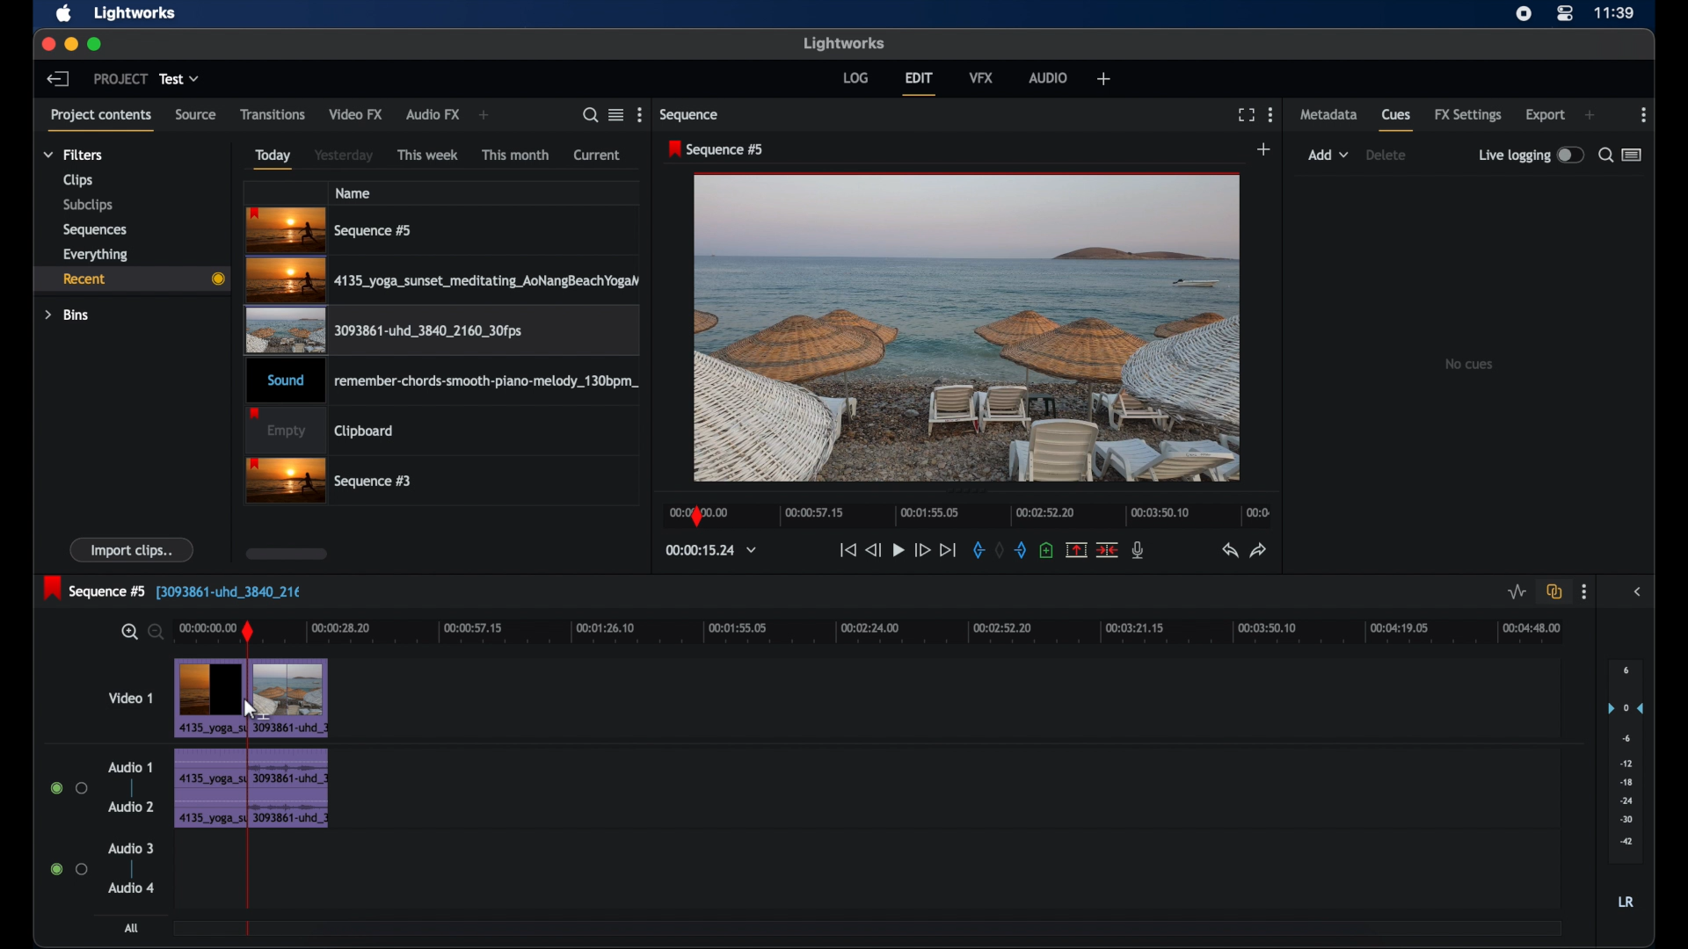 The width and height of the screenshot is (1688, 949). What do you see at coordinates (90, 204) in the screenshot?
I see `subclips` at bounding box center [90, 204].